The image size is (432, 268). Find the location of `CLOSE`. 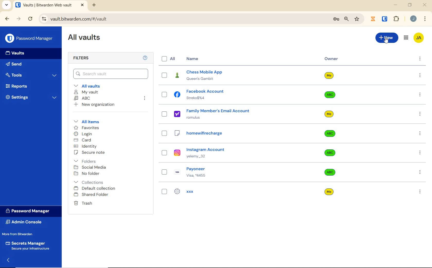

CLOSE is located at coordinates (82, 5).